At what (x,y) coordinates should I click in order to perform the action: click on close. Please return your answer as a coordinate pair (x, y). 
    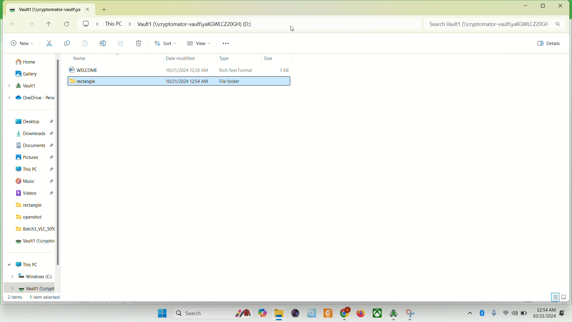
    Looking at the image, I should click on (561, 6).